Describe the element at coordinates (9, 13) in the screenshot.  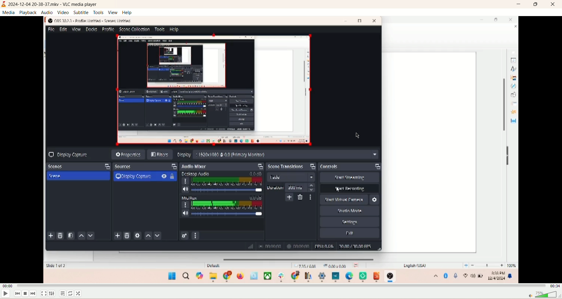
I see `media` at that location.